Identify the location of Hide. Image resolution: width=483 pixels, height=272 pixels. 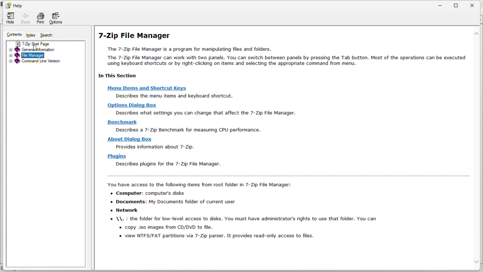
(7, 18).